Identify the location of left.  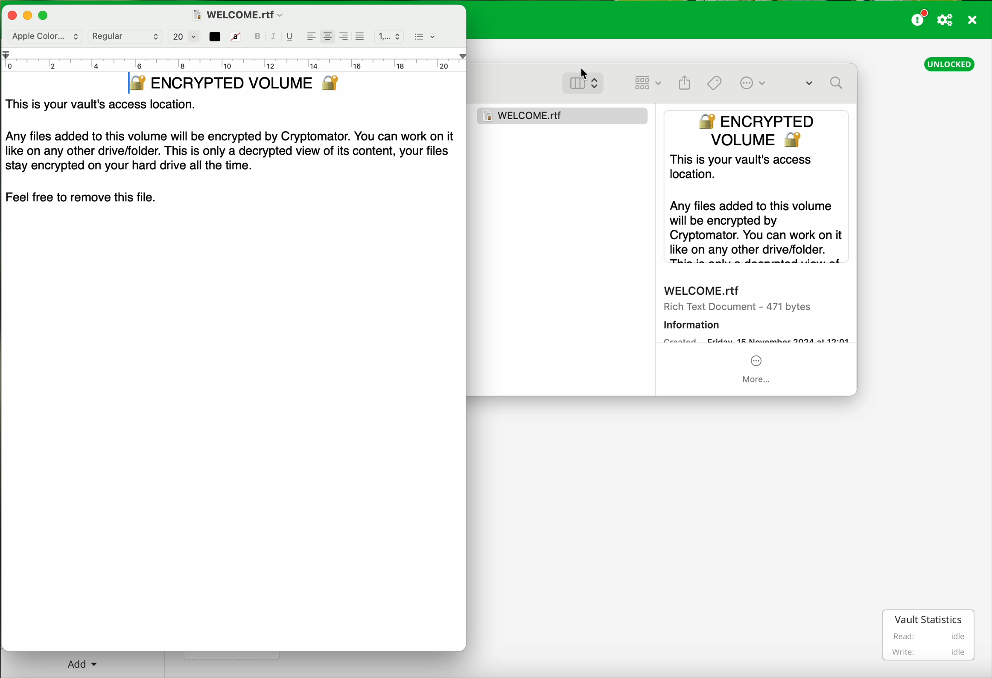
(311, 35).